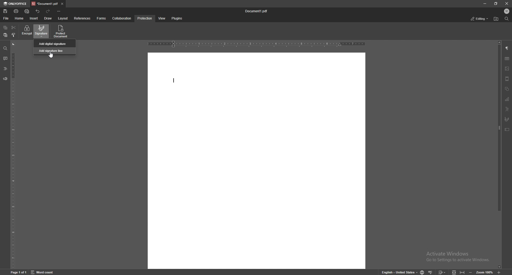 This screenshot has width=512, height=275. What do you see at coordinates (507, 69) in the screenshot?
I see `image` at bounding box center [507, 69].